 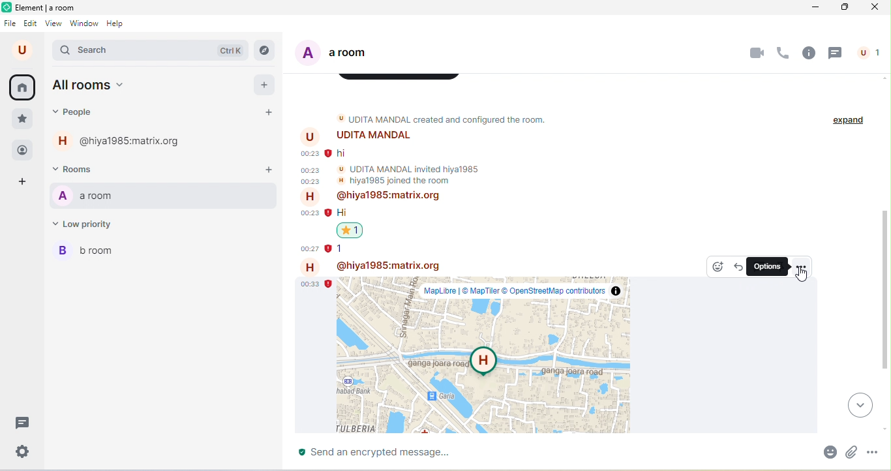 I want to click on sccroll down, so click(x=885, y=430).